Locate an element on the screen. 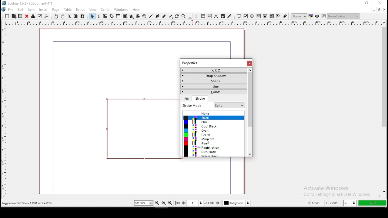  pdf radio button is located at coordinates (252, 16).